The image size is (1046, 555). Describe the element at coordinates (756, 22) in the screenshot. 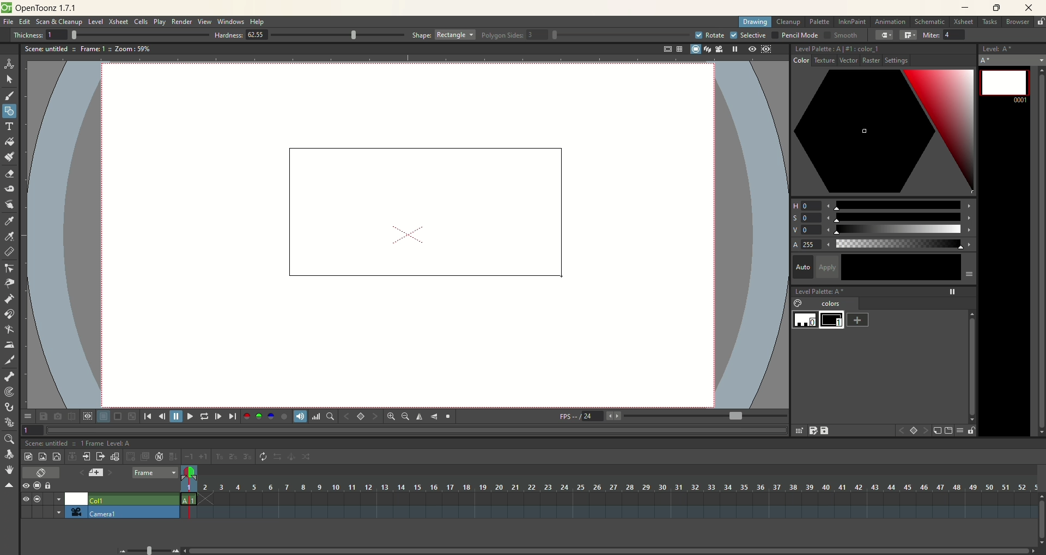

I see `drawing` at that location.